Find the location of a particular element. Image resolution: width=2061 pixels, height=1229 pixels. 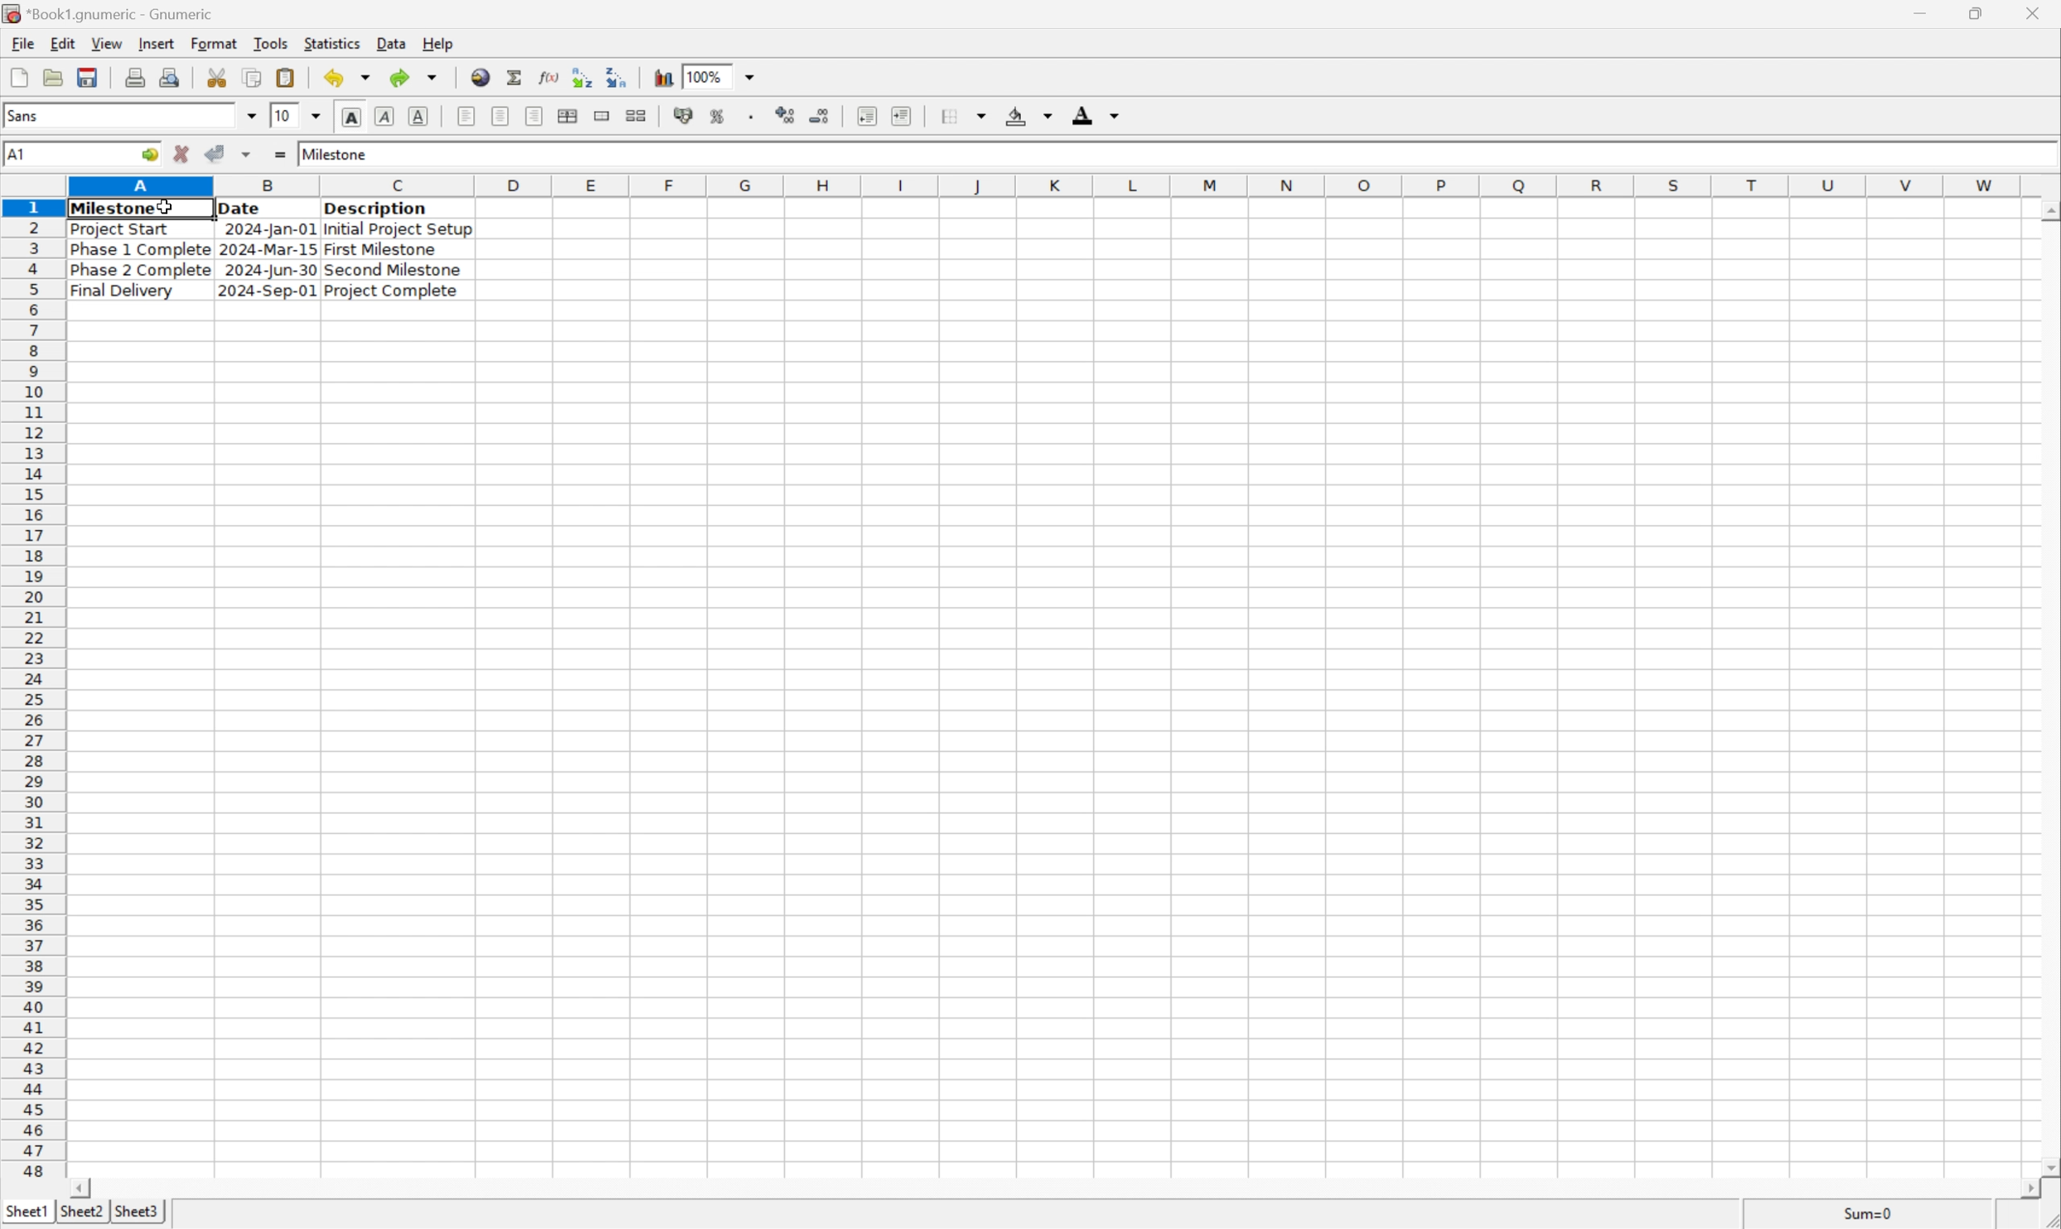

split ranges of merged cells is located at coordinates (636, 115).